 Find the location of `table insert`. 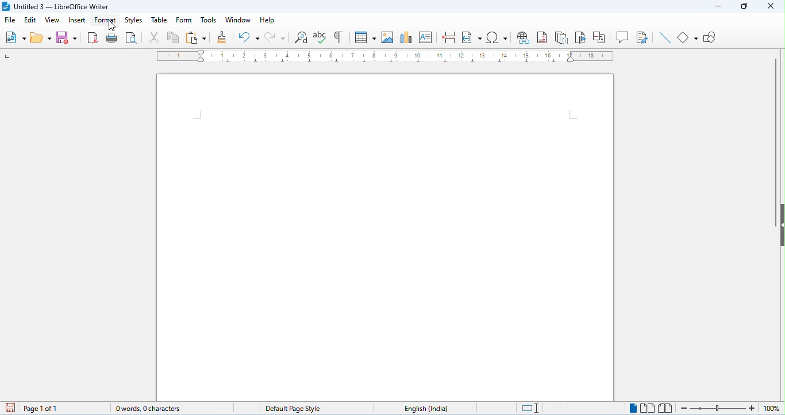

table insert is located at coordinates (364, 36).